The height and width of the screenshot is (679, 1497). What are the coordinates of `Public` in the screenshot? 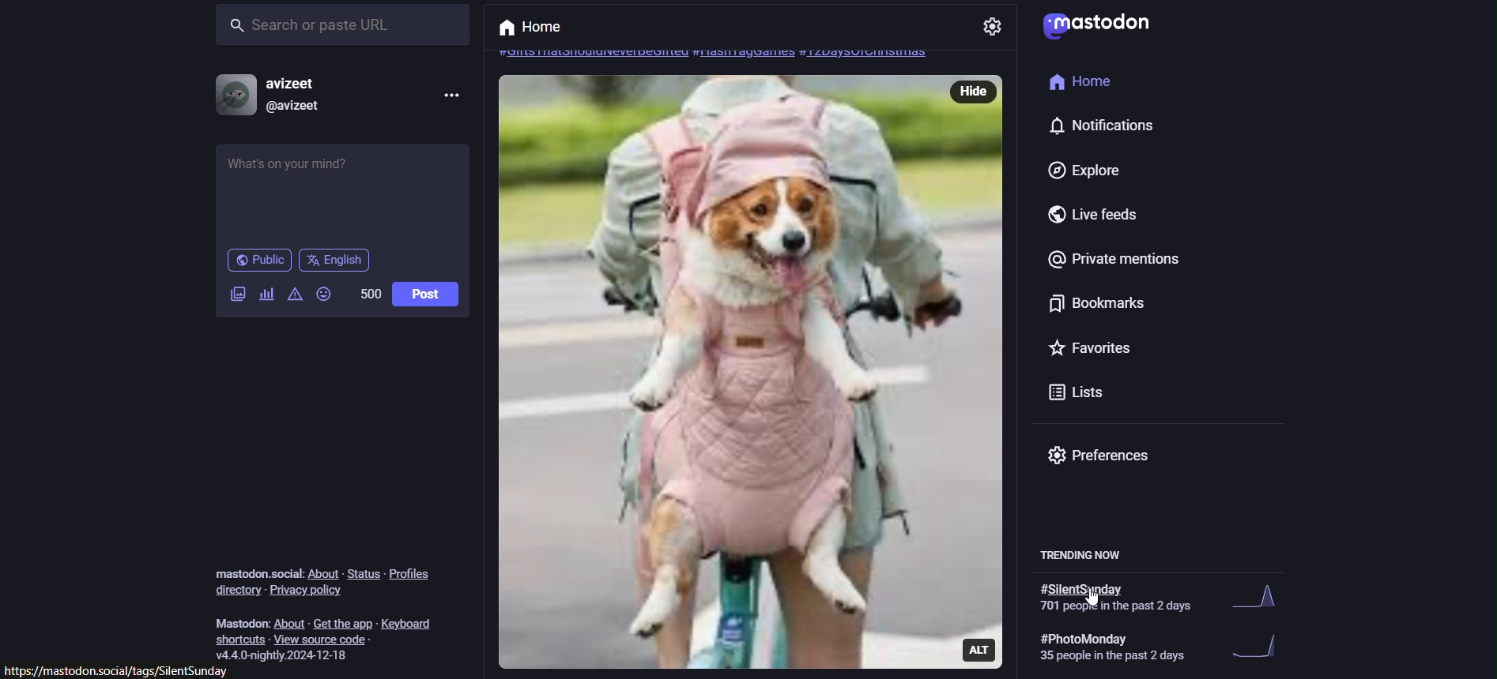 It's located at (258, 261).